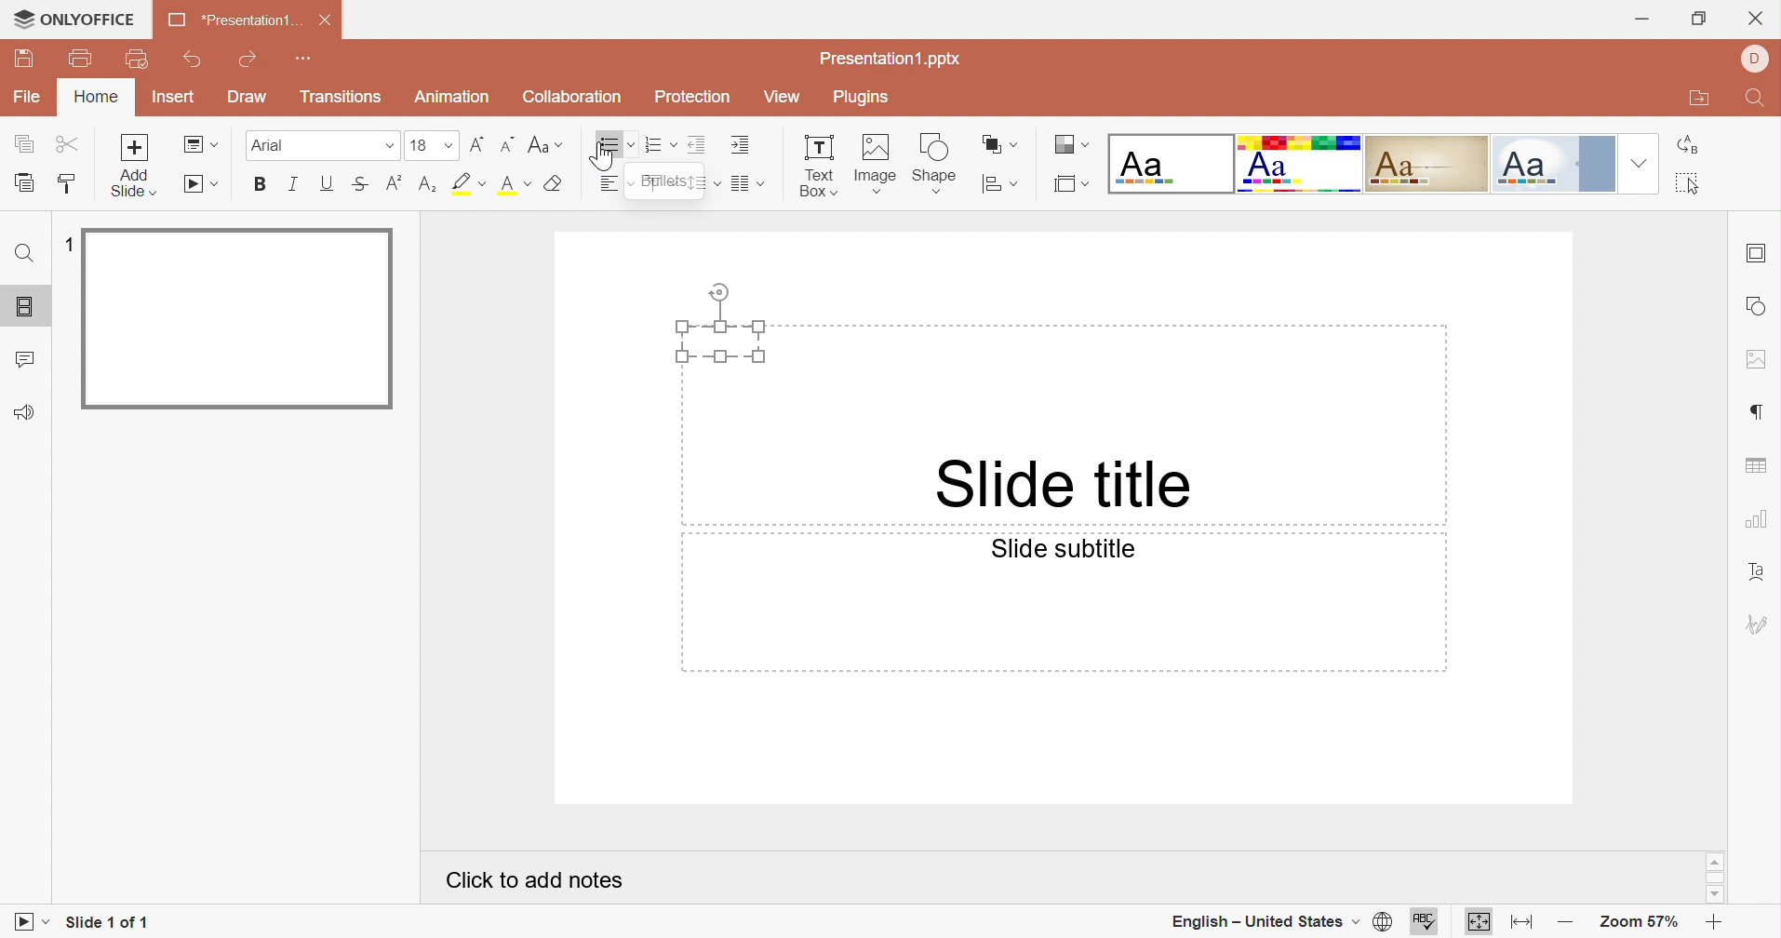  What do you see at coordinates (651, 145) in the screenshot?
I see `Numbering` at bounding box center [651, 145].